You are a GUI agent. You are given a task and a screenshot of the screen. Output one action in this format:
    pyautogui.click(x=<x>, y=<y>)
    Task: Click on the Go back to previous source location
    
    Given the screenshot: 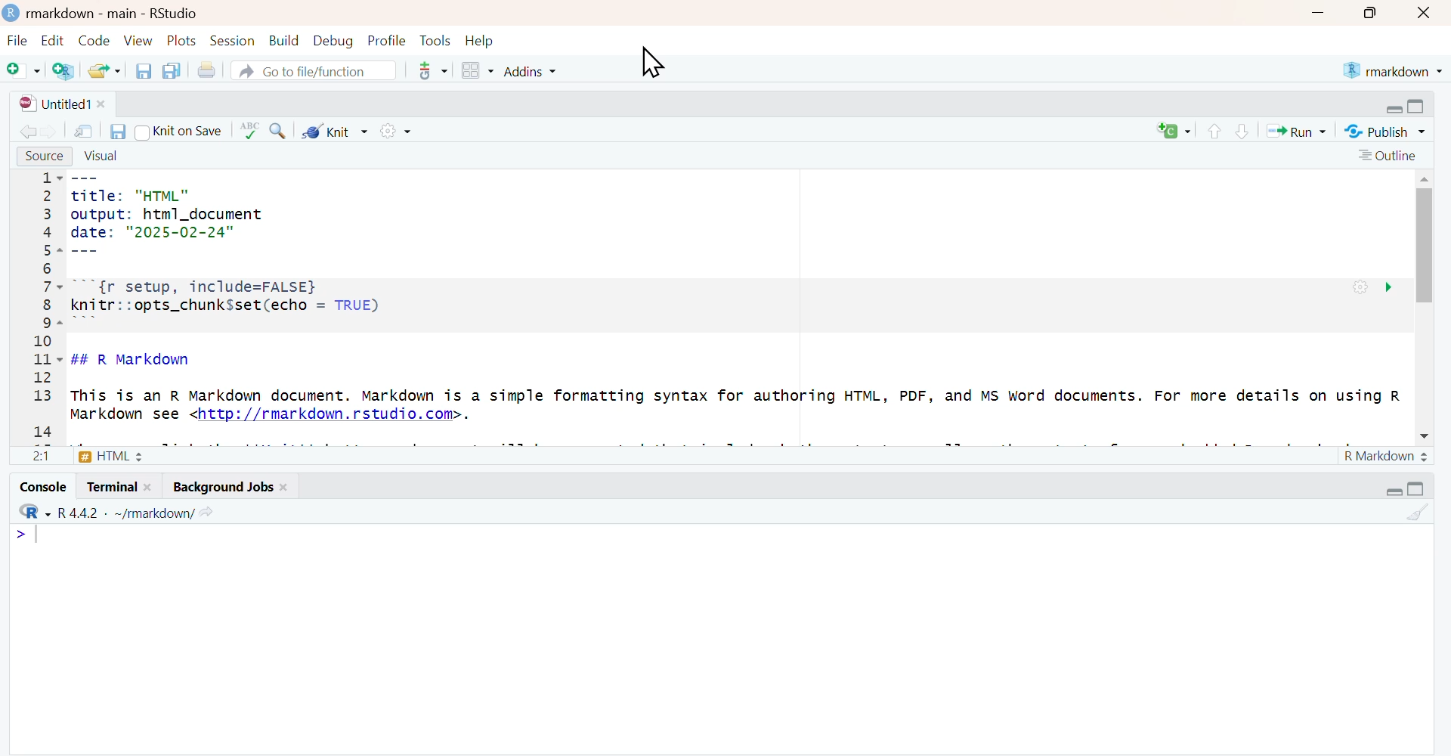 What is the action you would take?
    pyautogui.click(x=26, y=131)
    